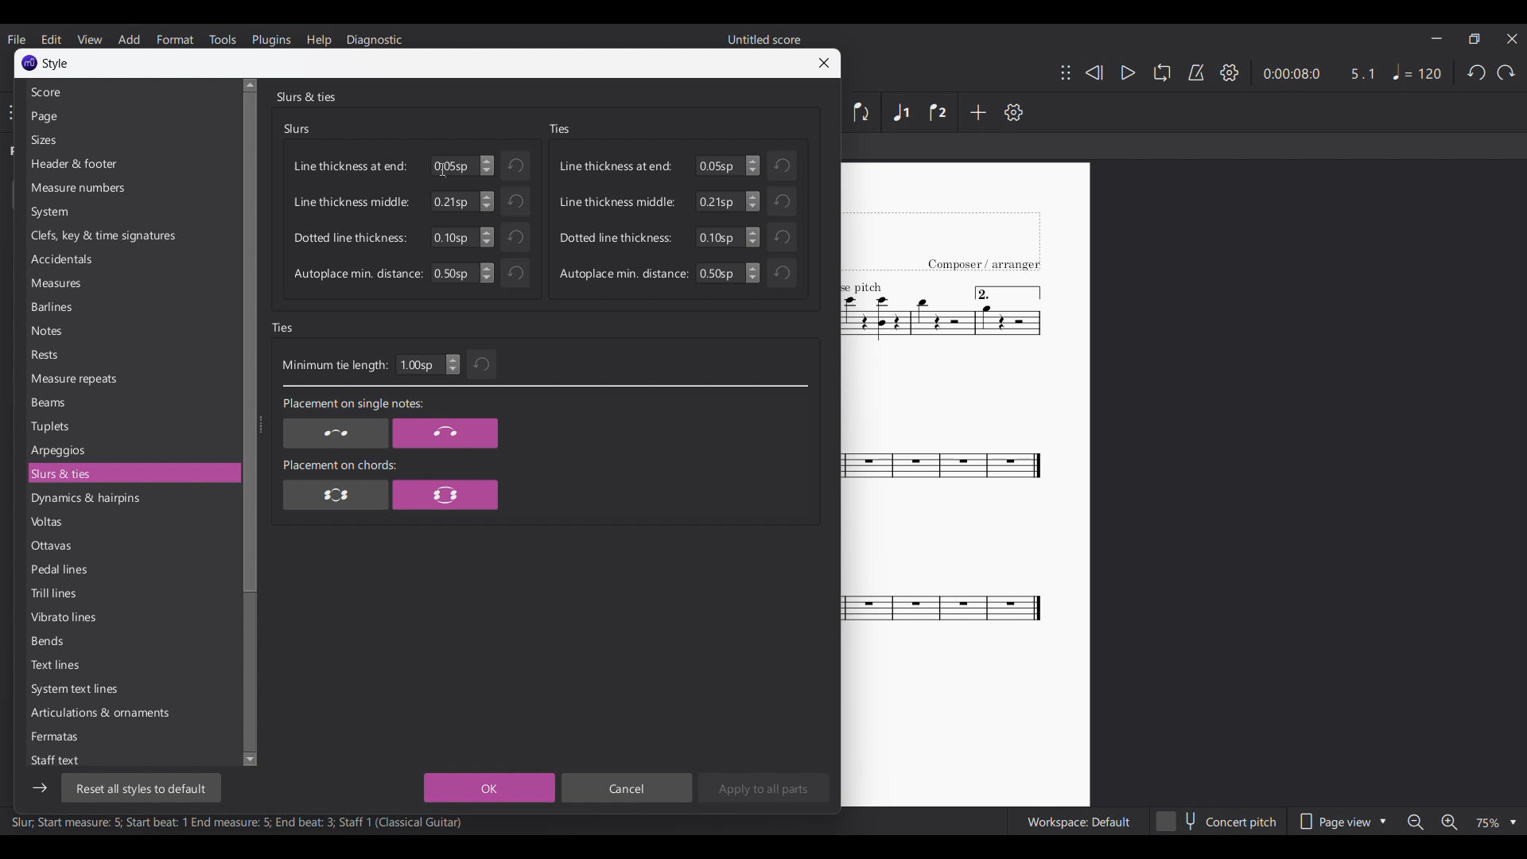  Describe the element at coordinates (336, 494) in the screenshot. I see `Placement on chords option 1` at that location.